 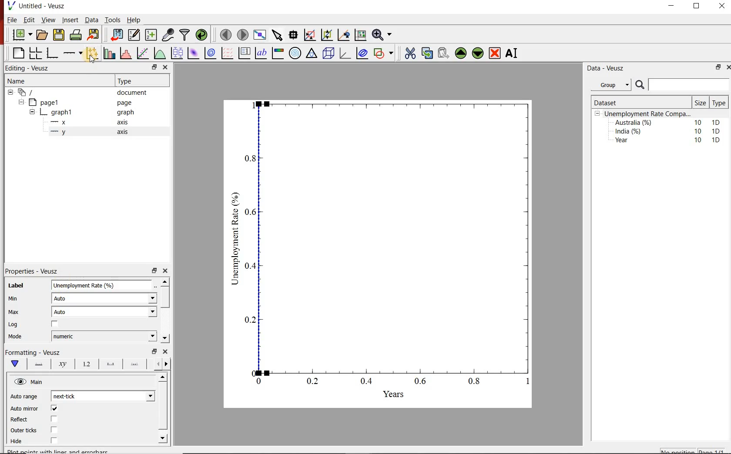 What do you see at coordinates (327, 34) in the screenshot?
I see `click to zoom out graph axes` at bounding box center [327, 34].